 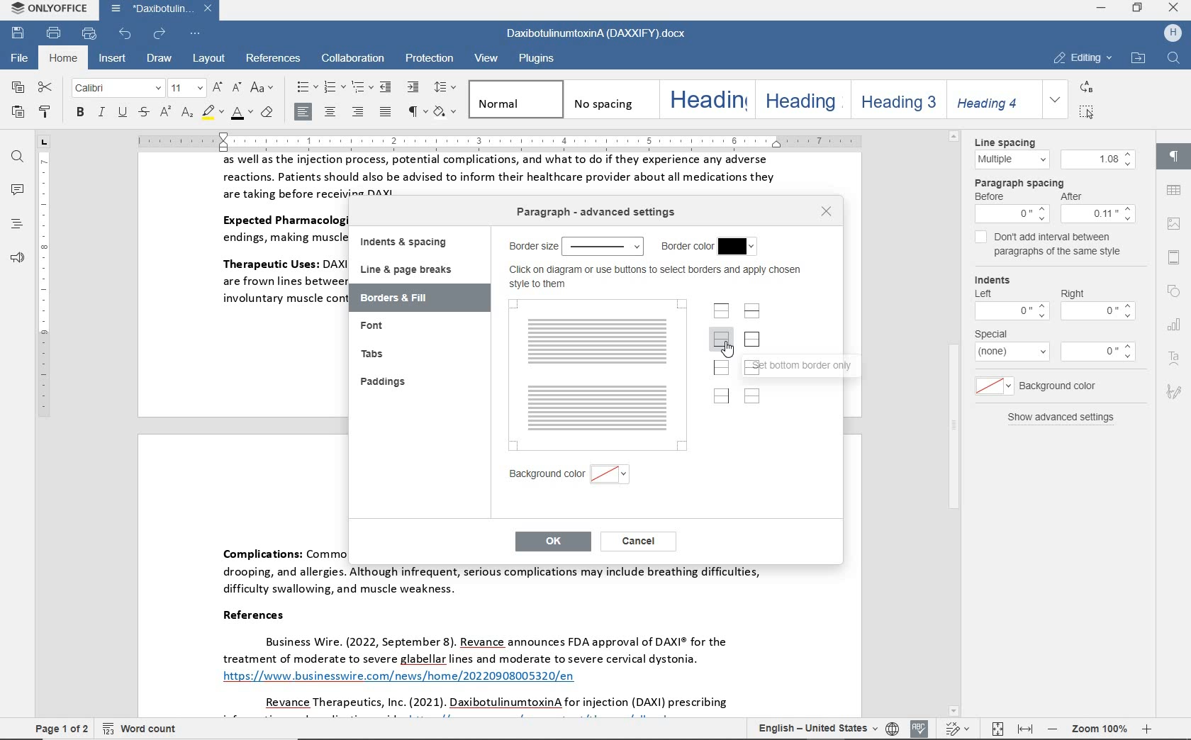 What do you see at coordinates (187, 114) in the screenshot?
I see `subscript` at bounding box center [187, 114].